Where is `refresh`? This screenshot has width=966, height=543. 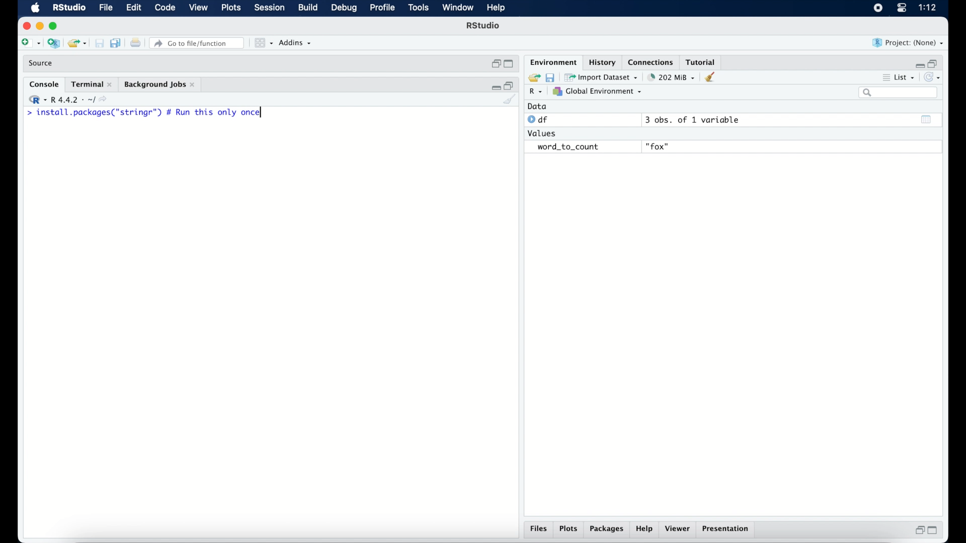 refresh is located at coordinates (933, 77).